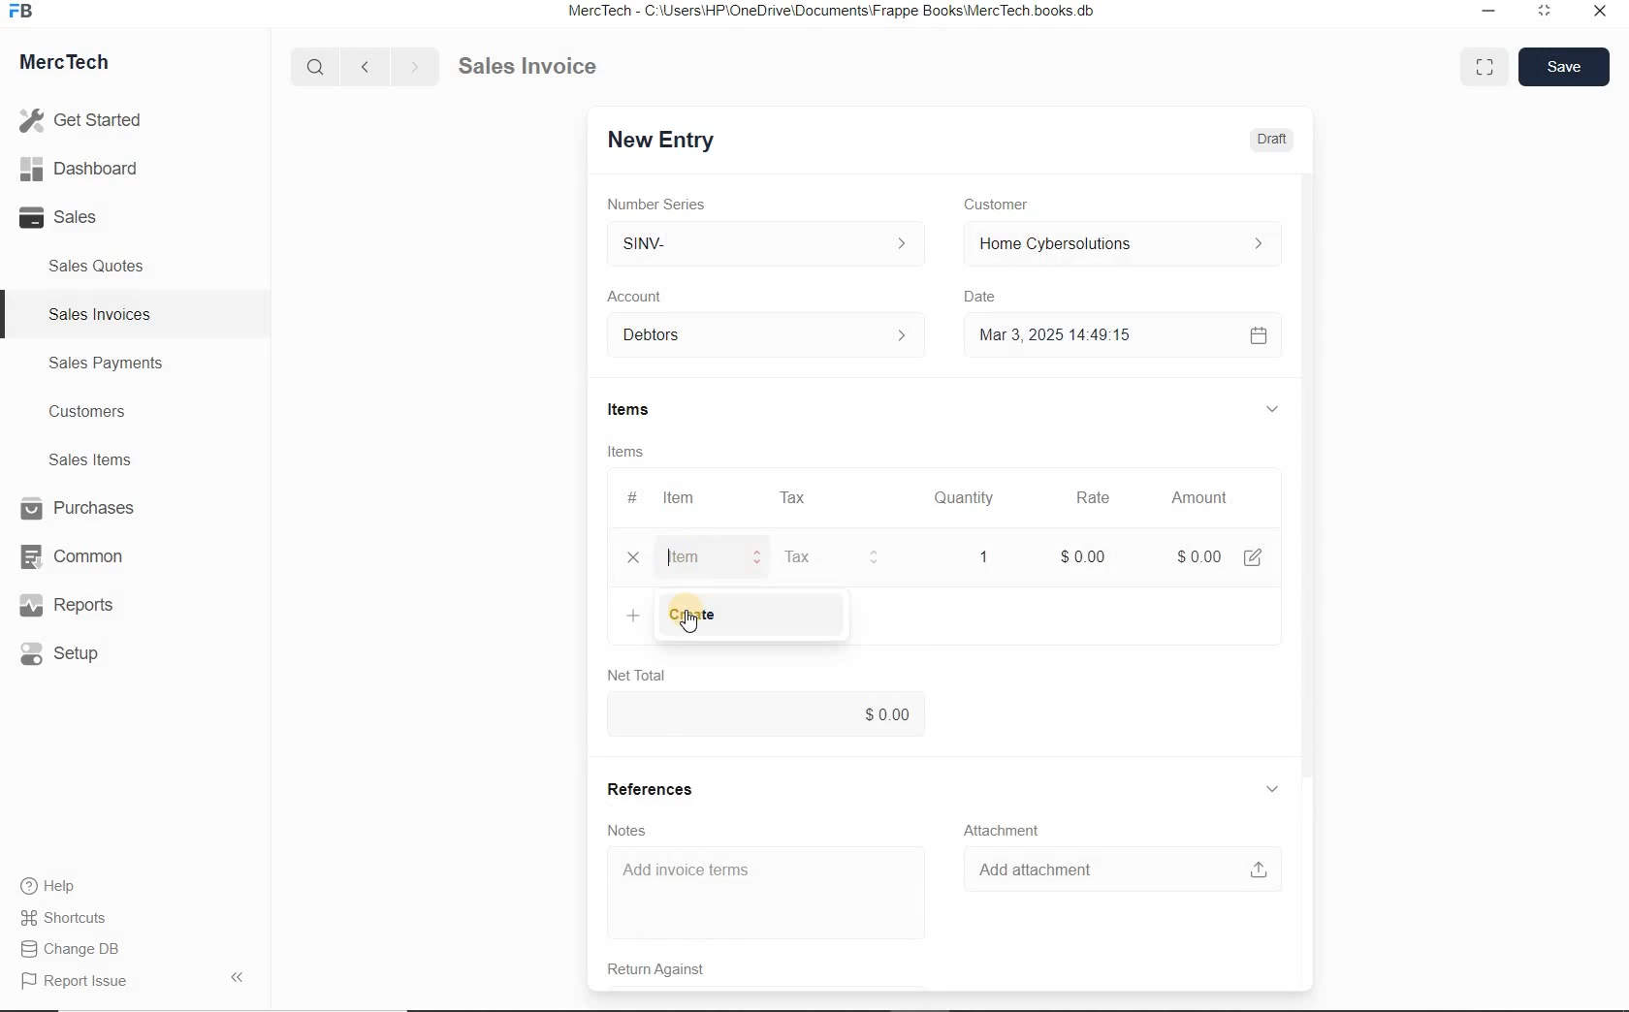  What do you see at coordinates (662, 205) in the screenshot?
I see `Number Series` at bounding box center [662, 205].